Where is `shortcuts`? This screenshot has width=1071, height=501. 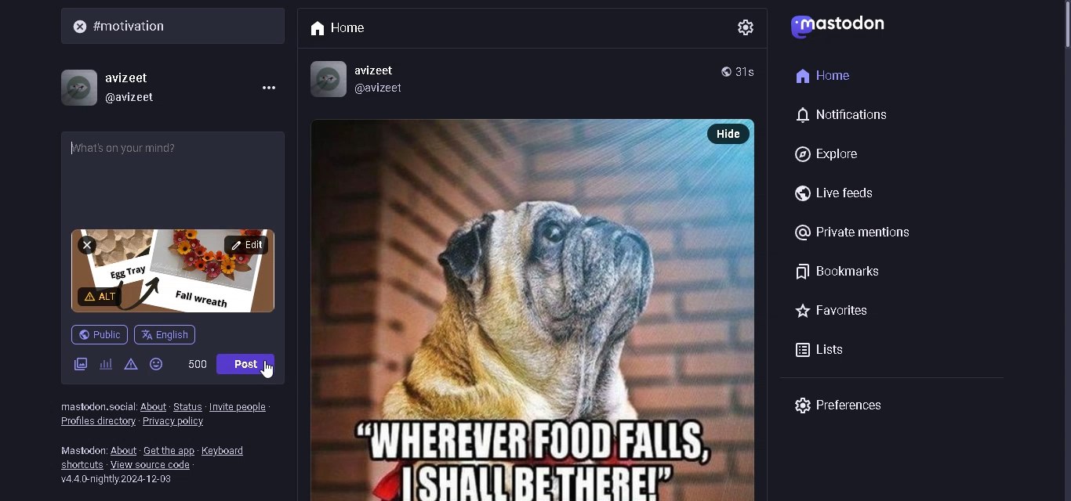 shortcuts is located at coordinates (81, 466).